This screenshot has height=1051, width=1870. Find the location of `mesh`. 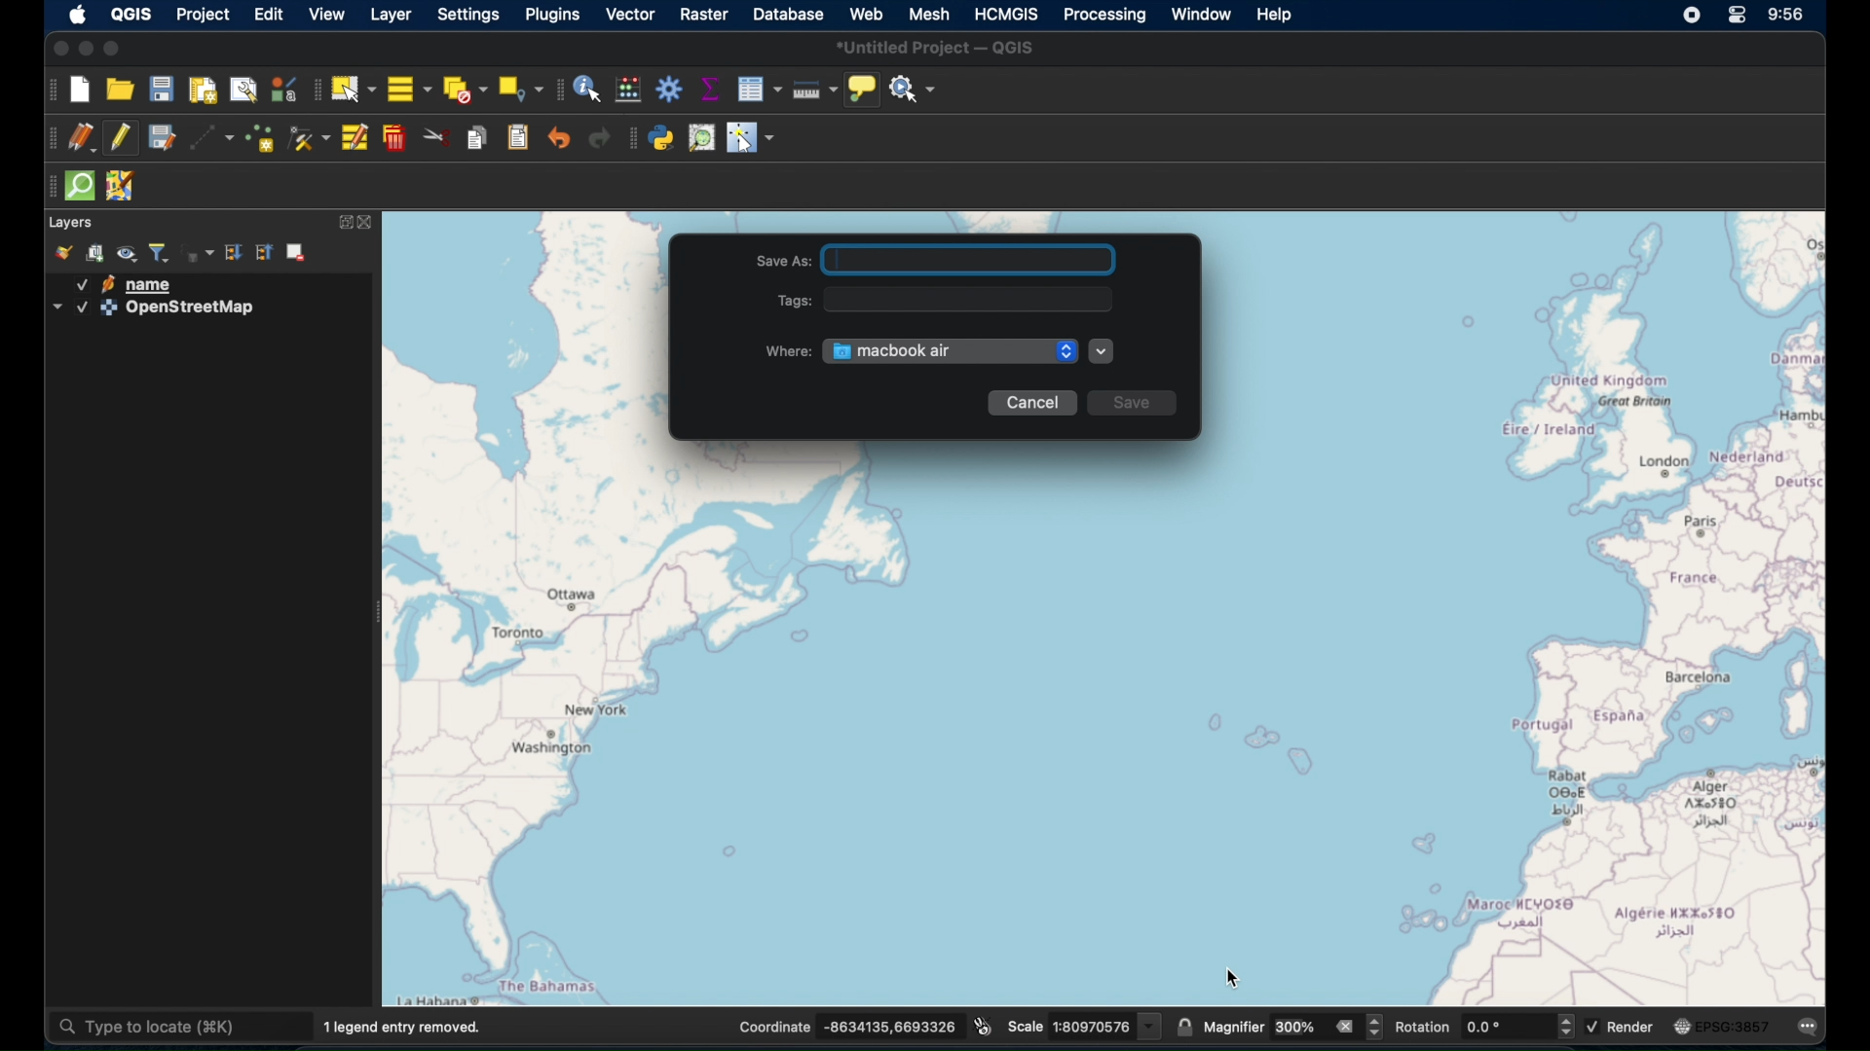

mesh is located at coordinates (929, 15).